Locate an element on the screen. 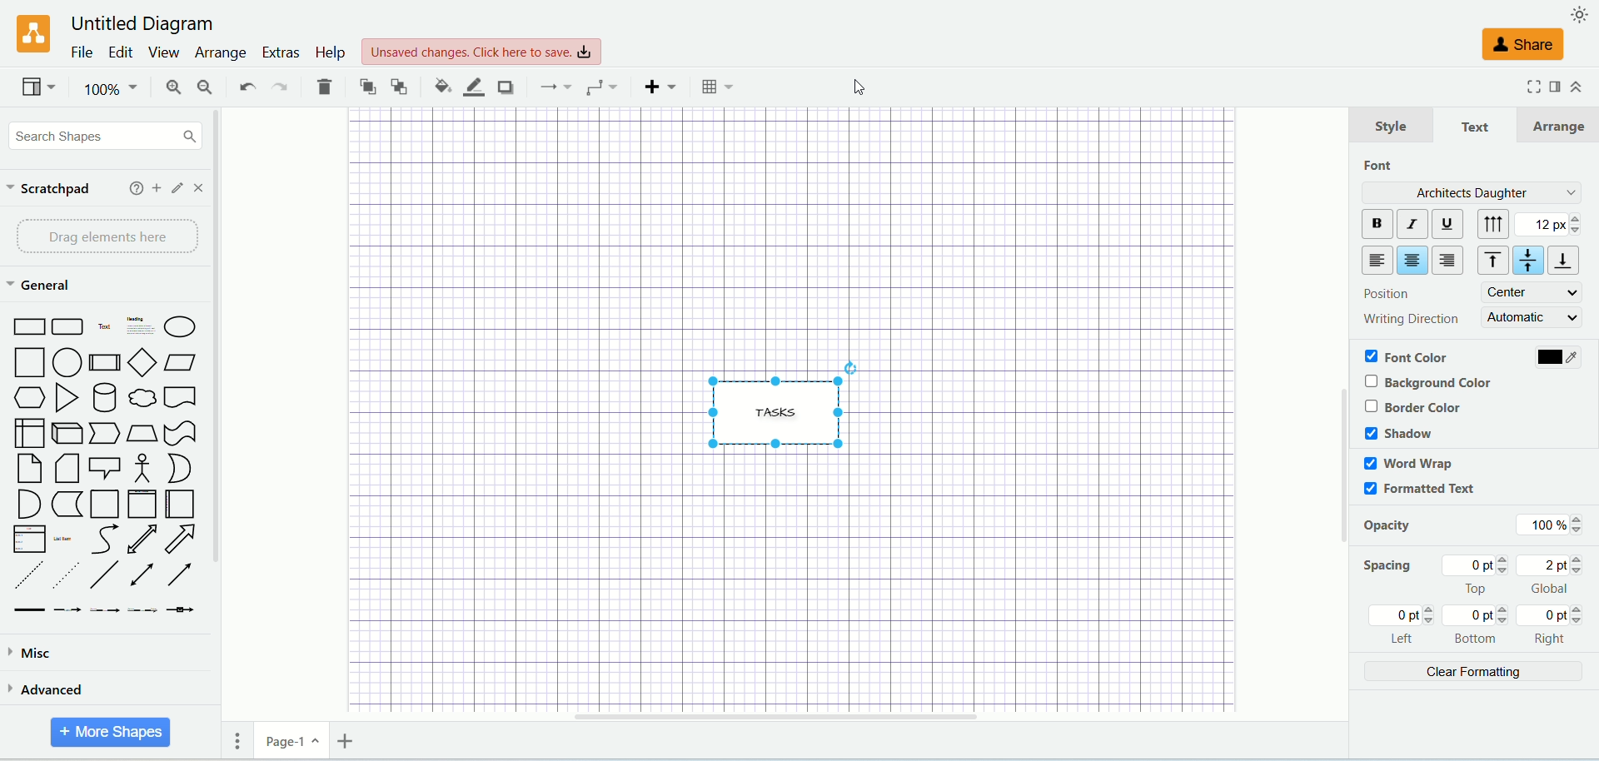  Dotted Line is located at coordinates (65, 575).